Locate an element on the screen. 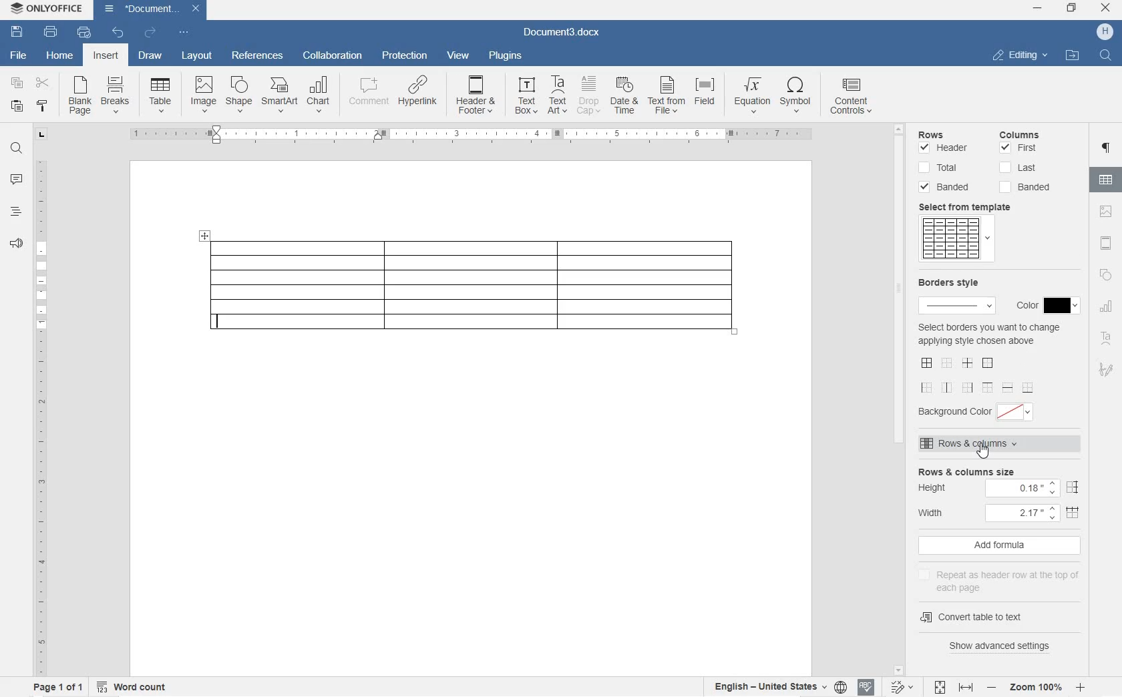 The height and width of the screenshot is (697, 1122). BLANK PAGE is located at coordinates (81, 96).